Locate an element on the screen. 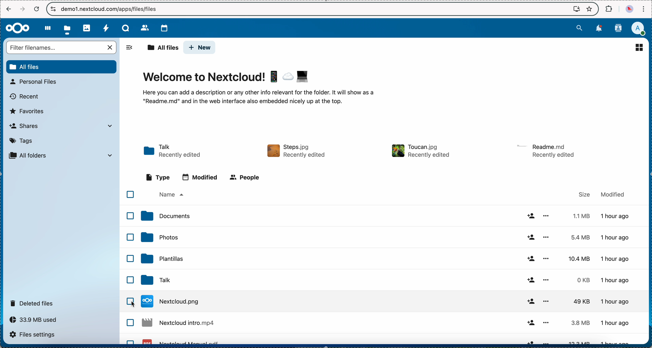 This screenshot has height=348, width=652. Nextcloud logo is located at coordinates (17, 28).